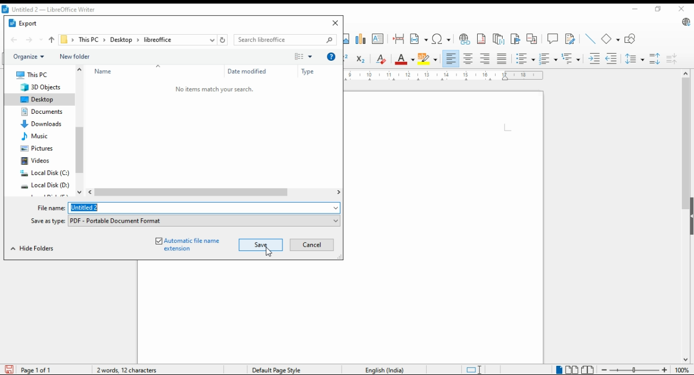  Describe the element at coordinates (658, 9) in the screenshot. I see `restore` at that location.